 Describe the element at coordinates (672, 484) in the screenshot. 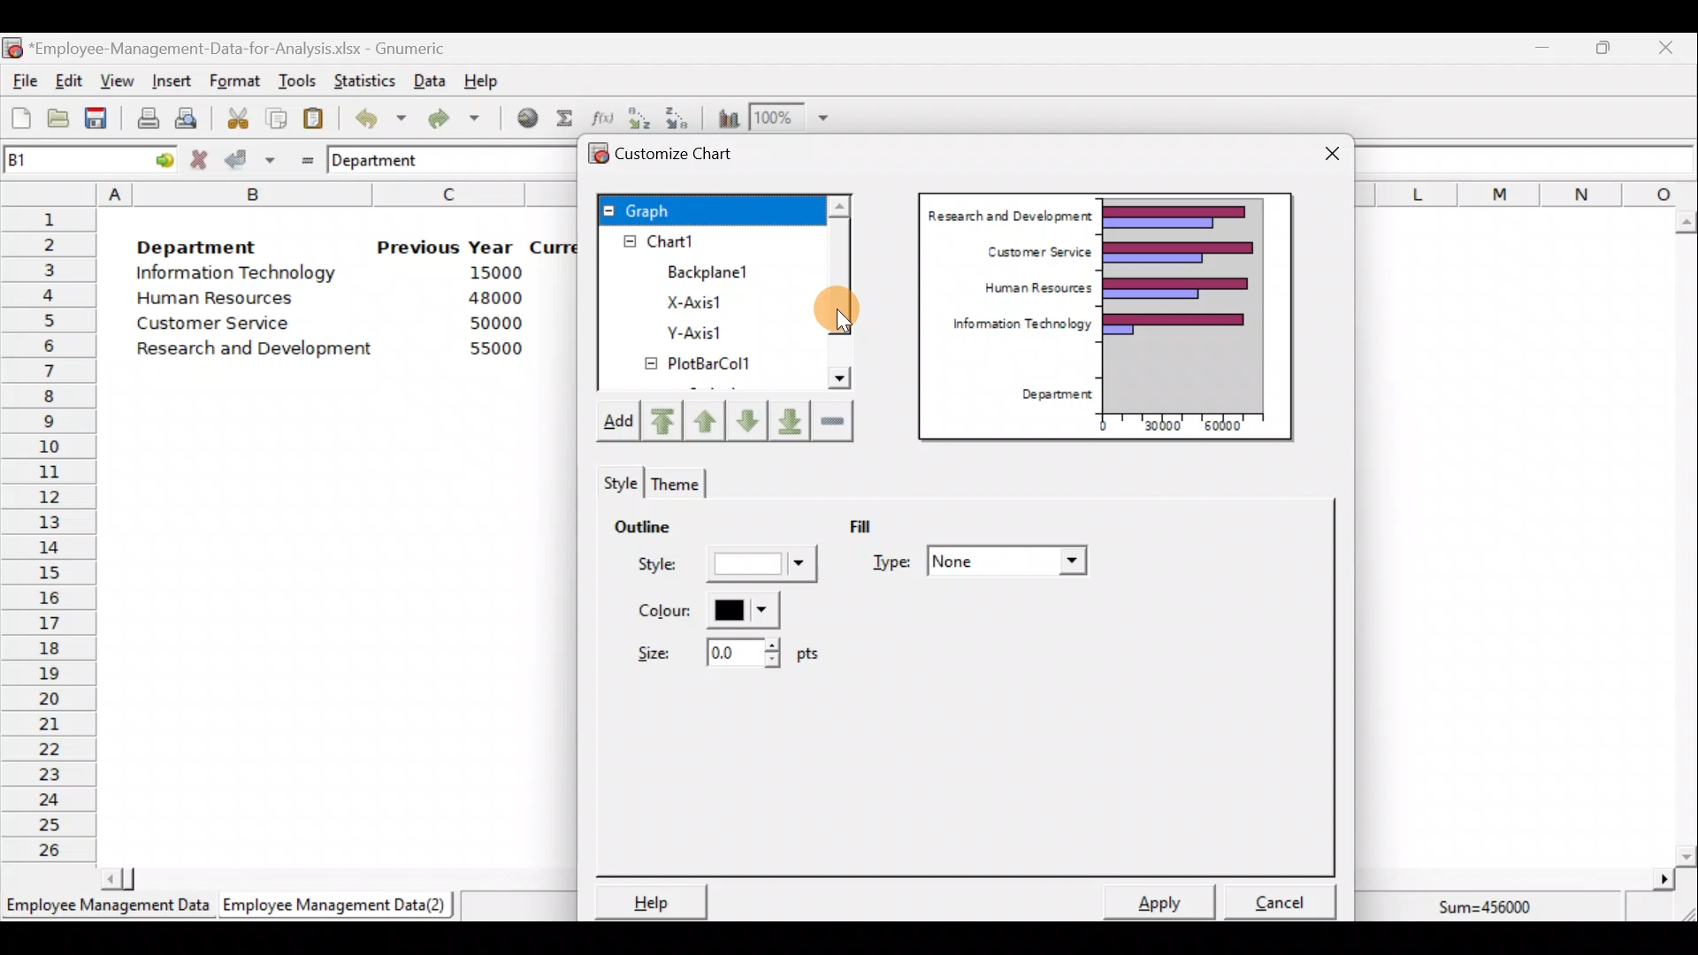

I see `Theme` at that location.